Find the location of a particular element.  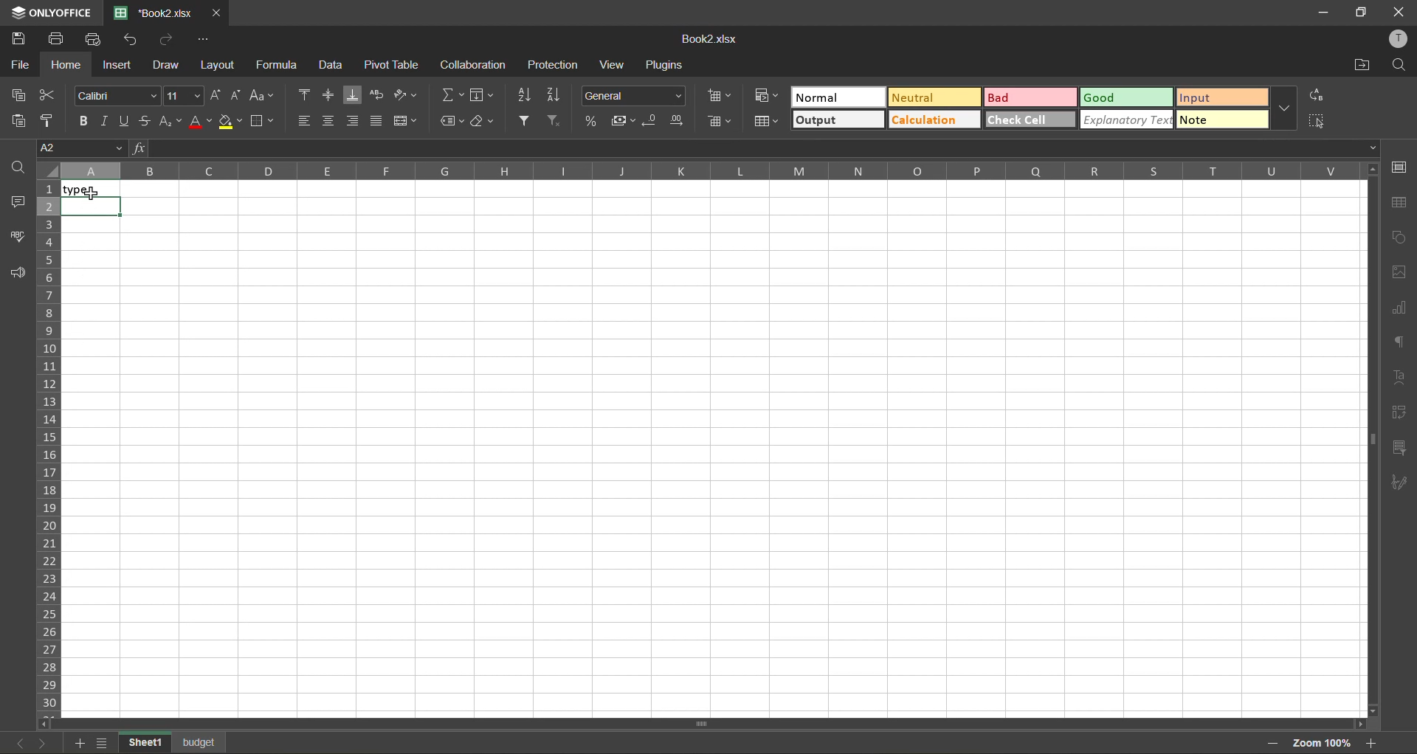

align left is located at coordinates (304, 120).